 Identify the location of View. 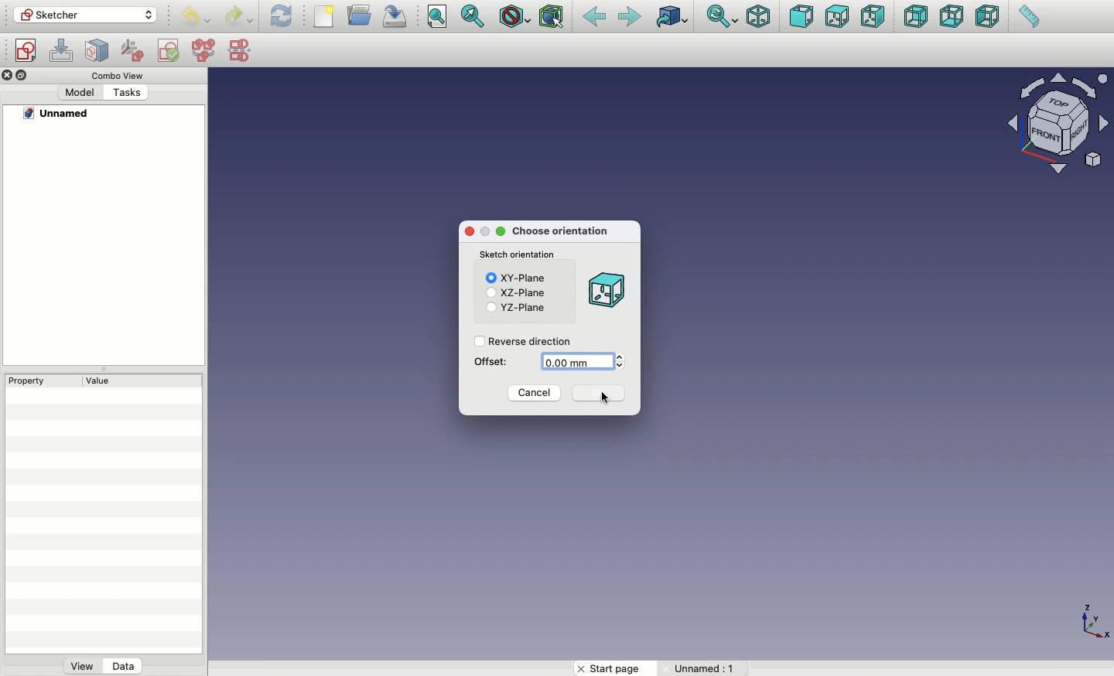
(82, 668).